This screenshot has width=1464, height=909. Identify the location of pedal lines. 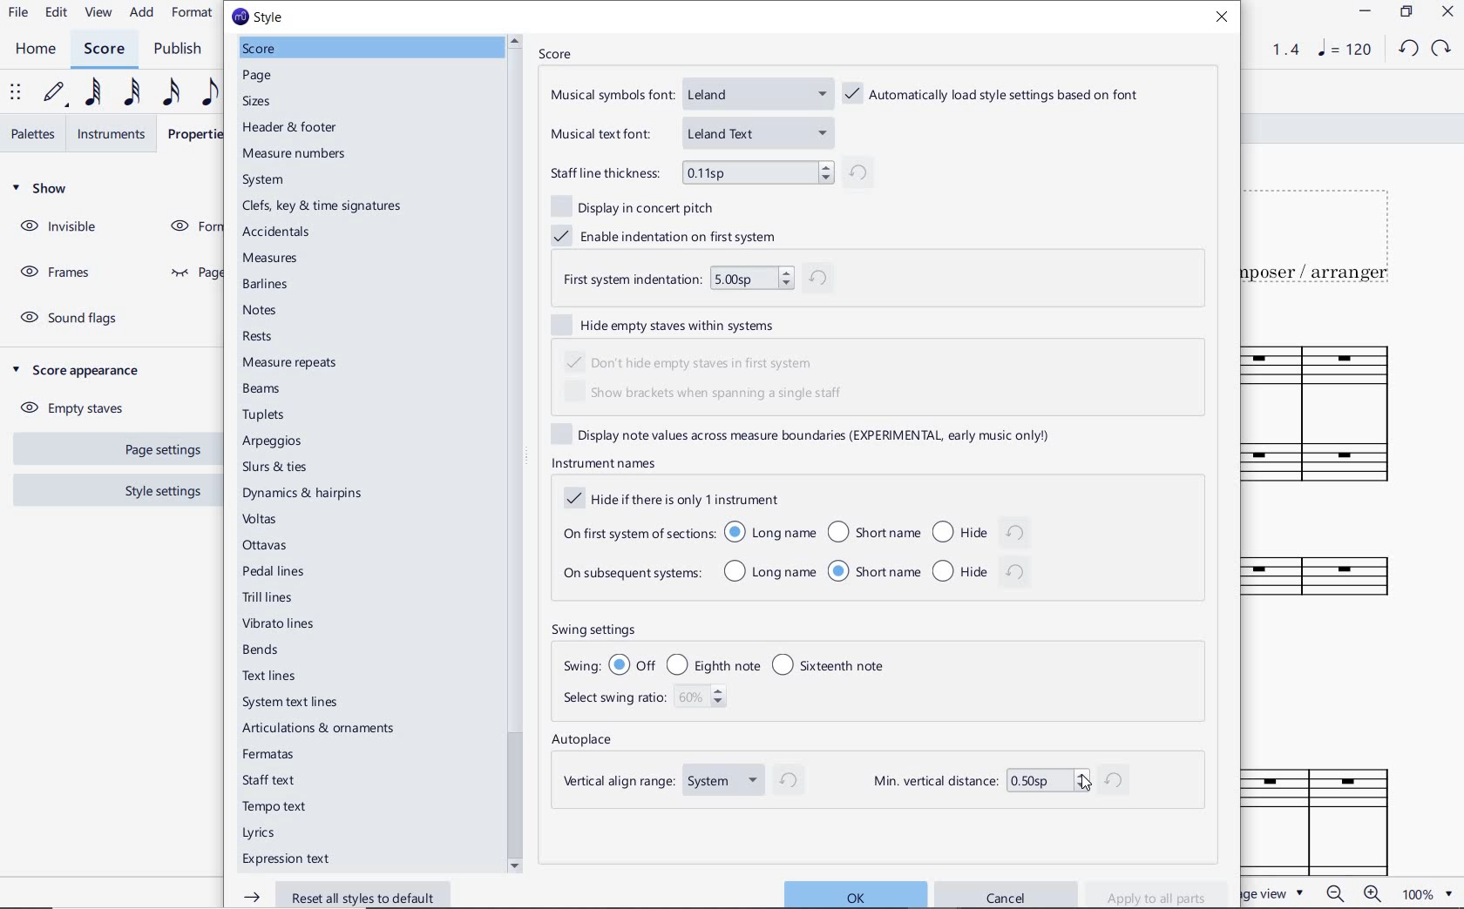
(274, 573).